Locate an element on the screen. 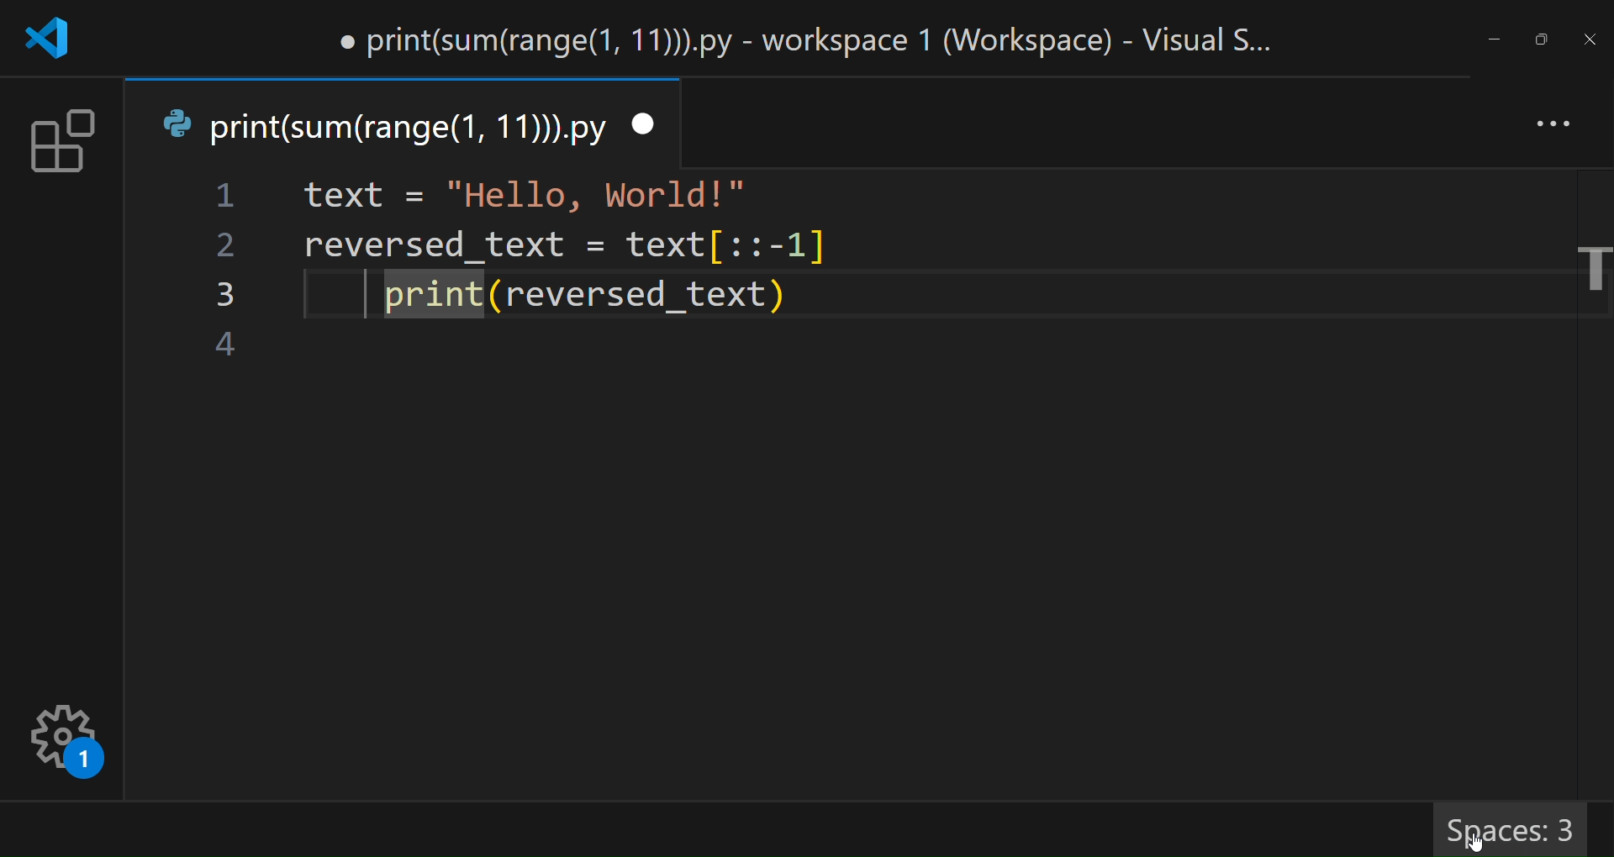 This screenshot has height=857, width=1614. spaces 3 is located at coordinates (1511, 824).